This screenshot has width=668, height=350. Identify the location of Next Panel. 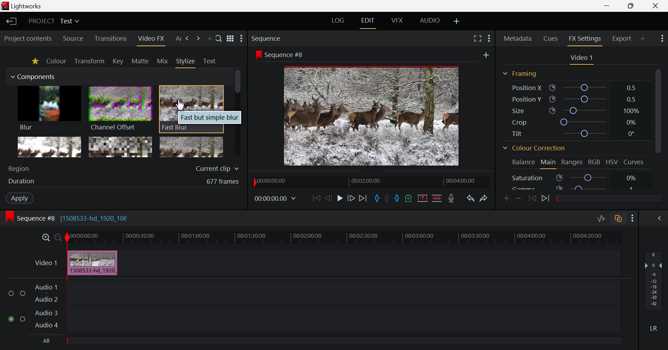
(186, 39).